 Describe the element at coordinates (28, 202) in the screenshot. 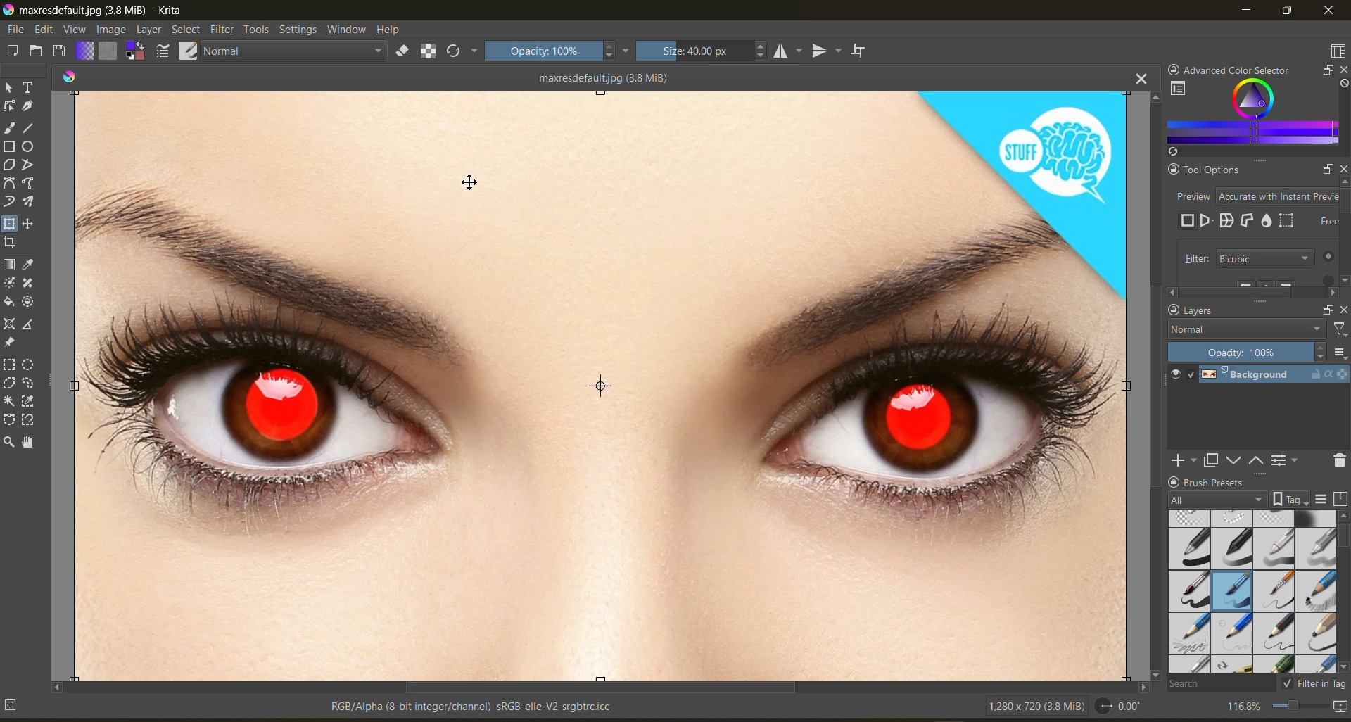

I see `tool` at that location.